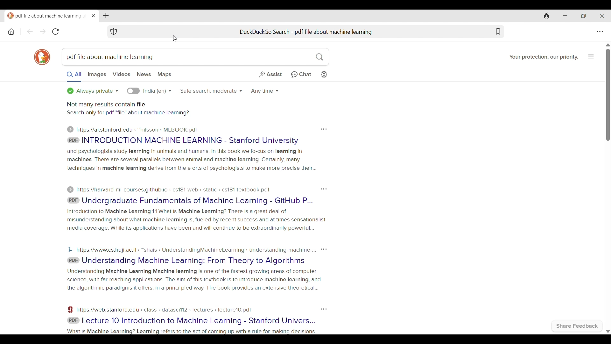 This screenshot has height=344, width=611. What do you see at coordinates (93, 91) in the screenshot?
I see `Privacy options` at bounding box center [93, 91].